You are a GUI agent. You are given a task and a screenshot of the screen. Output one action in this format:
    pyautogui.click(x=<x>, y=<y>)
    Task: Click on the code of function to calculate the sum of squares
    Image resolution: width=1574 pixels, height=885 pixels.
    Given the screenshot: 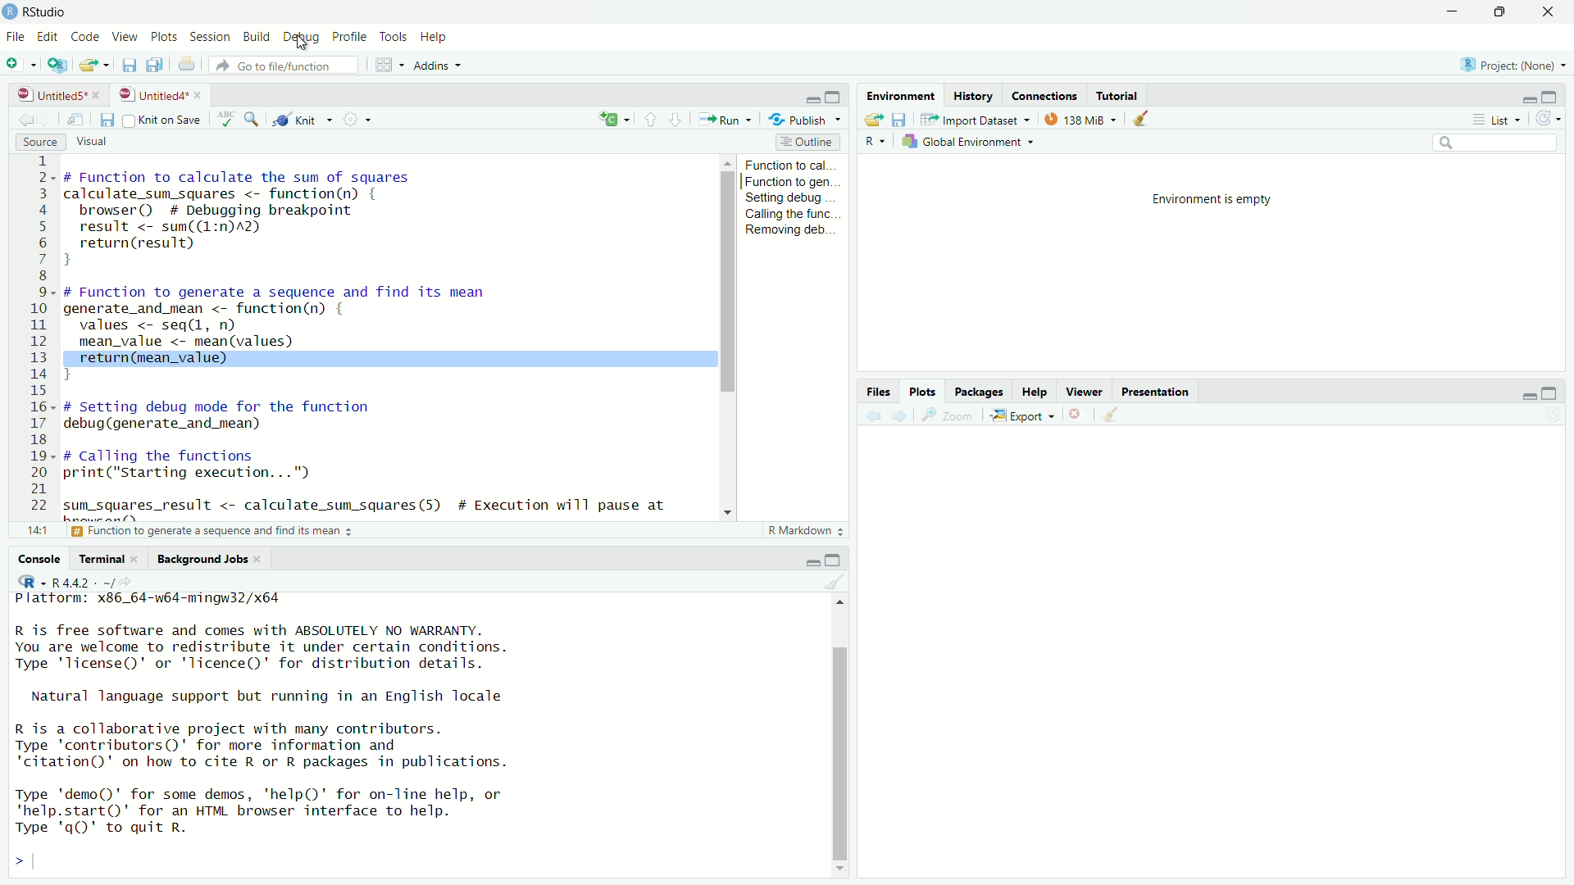 What is the action you would take?
    pyautogui.click(x=302, y=219)
    